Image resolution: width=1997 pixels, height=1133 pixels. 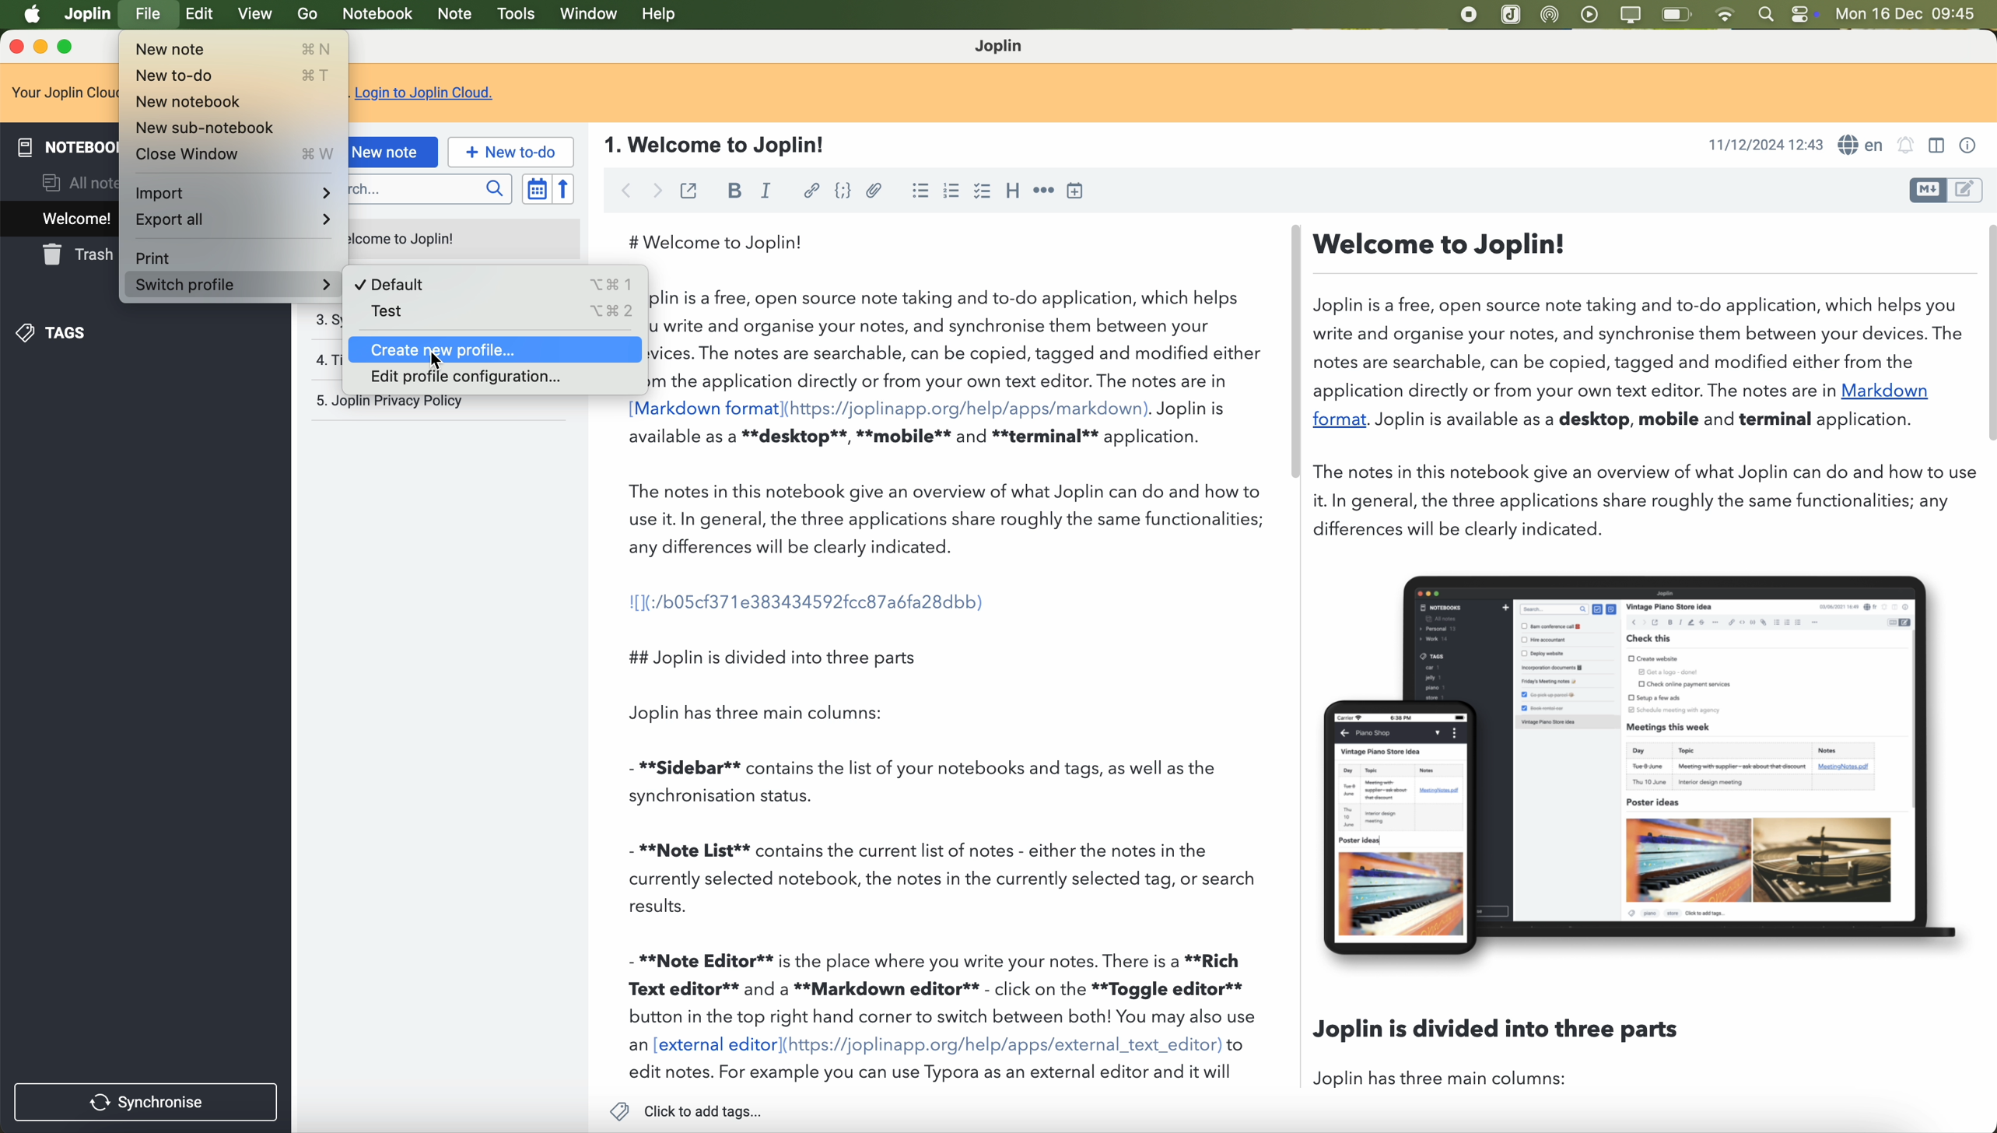 What do you see at coordinates (235, 100) in the screenshot?
I see `New notebook` at bounding box center [235, 100].